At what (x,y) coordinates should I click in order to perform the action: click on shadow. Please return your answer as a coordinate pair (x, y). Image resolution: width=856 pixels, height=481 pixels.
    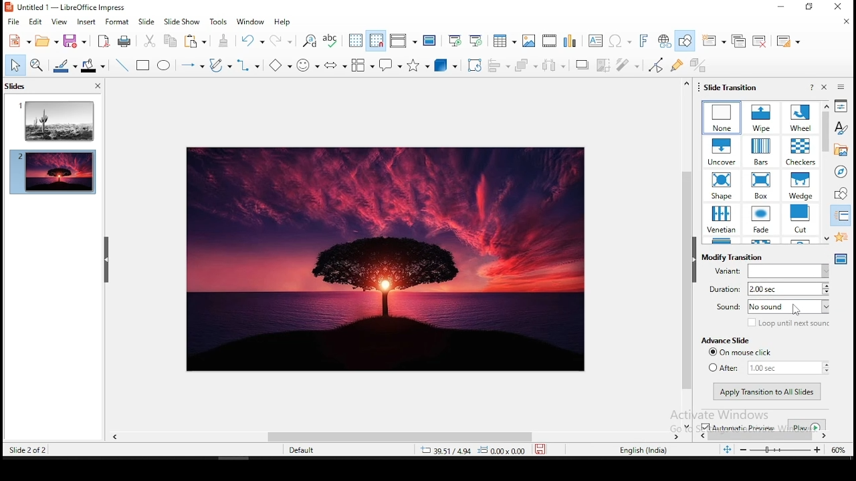
    Looking at the image, I should click on (582, 65).